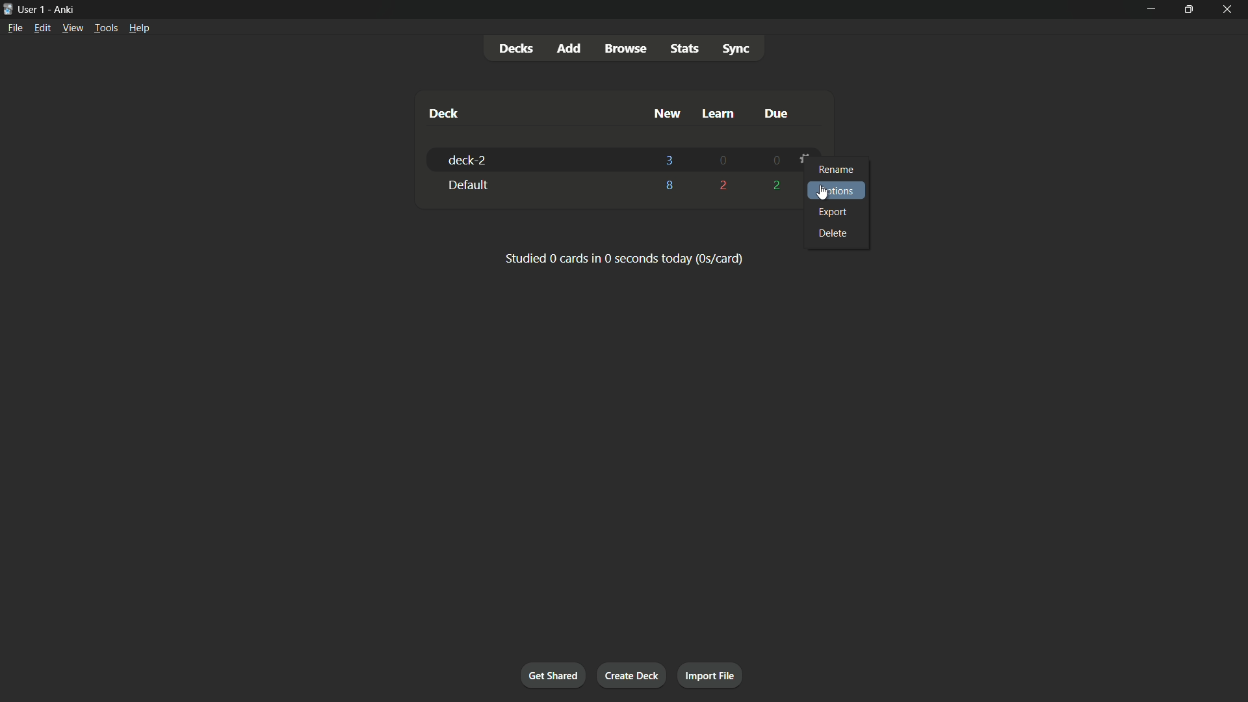  I want to click on 3, so click(669, 159).